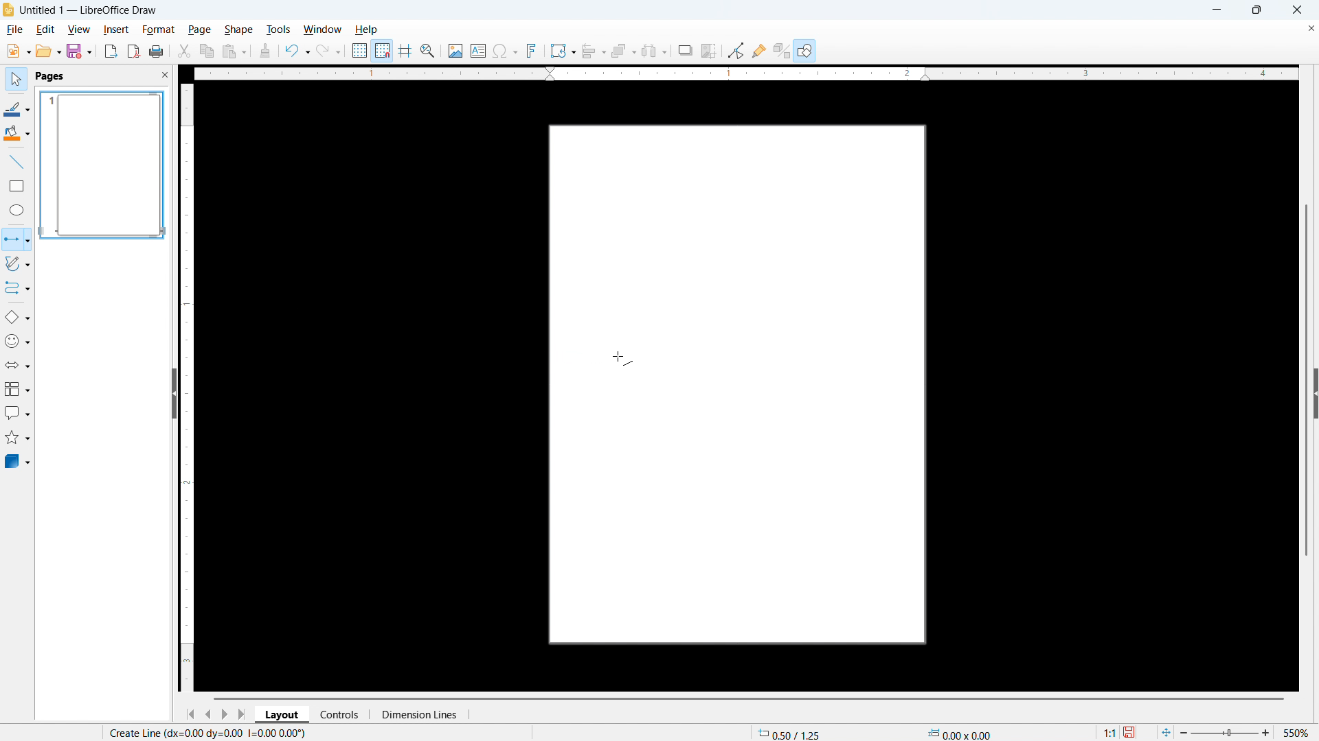 The height and width of the screenshot is (741, 1319). I want to click on Shape , so click(238, 30).